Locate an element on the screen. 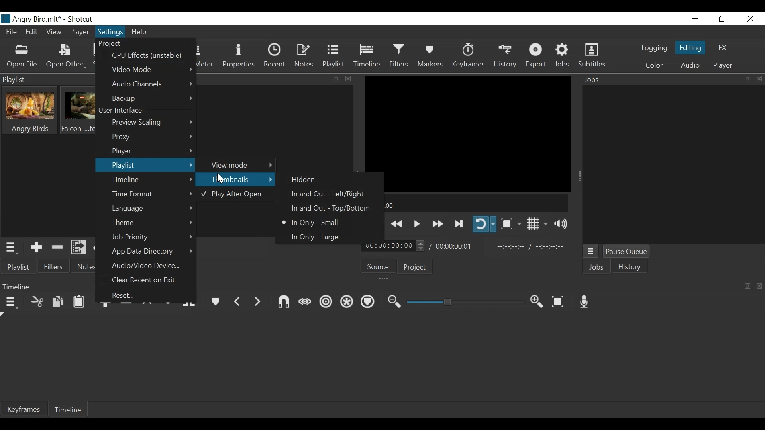 The width and height of the screenshot is (765, 430). Clip is located at coordinates (30, 111).